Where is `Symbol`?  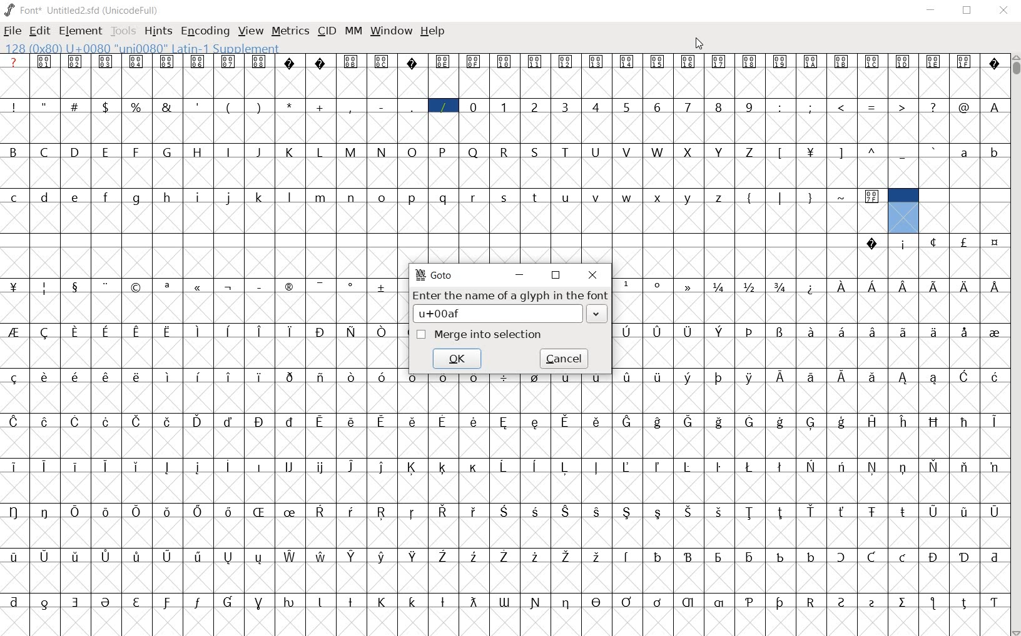 Symbol is located at coordinates (811, 151).